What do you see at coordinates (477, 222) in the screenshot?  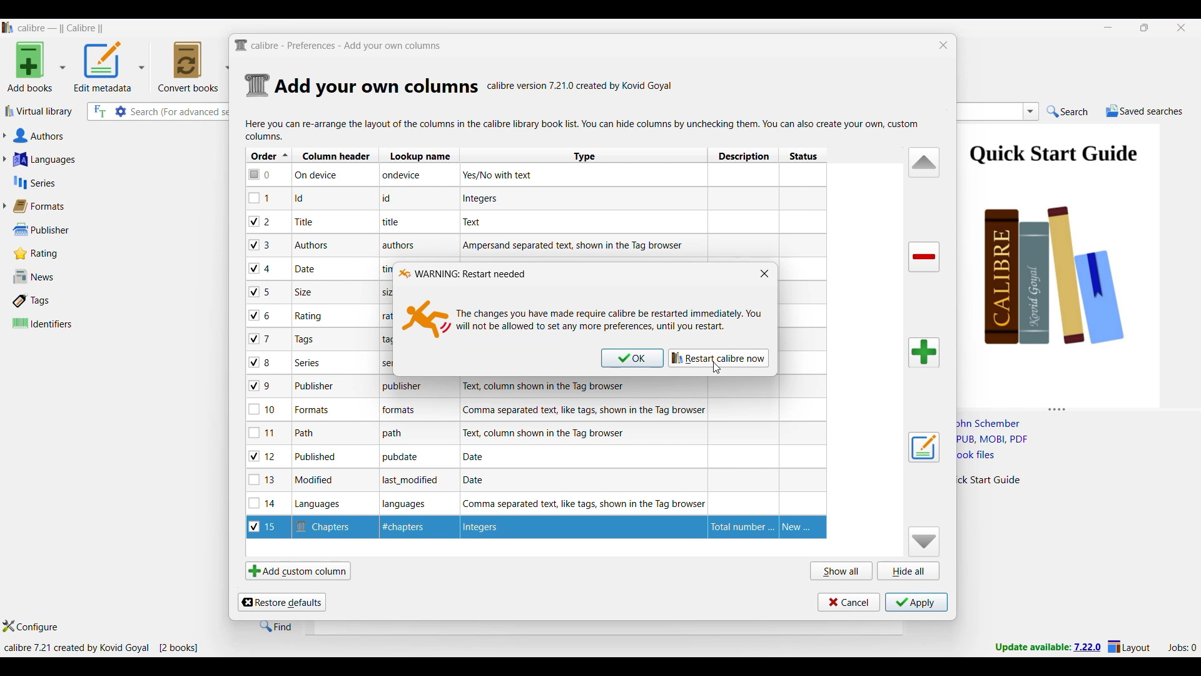 I see `Explanation` at bounding box center [477, 222].